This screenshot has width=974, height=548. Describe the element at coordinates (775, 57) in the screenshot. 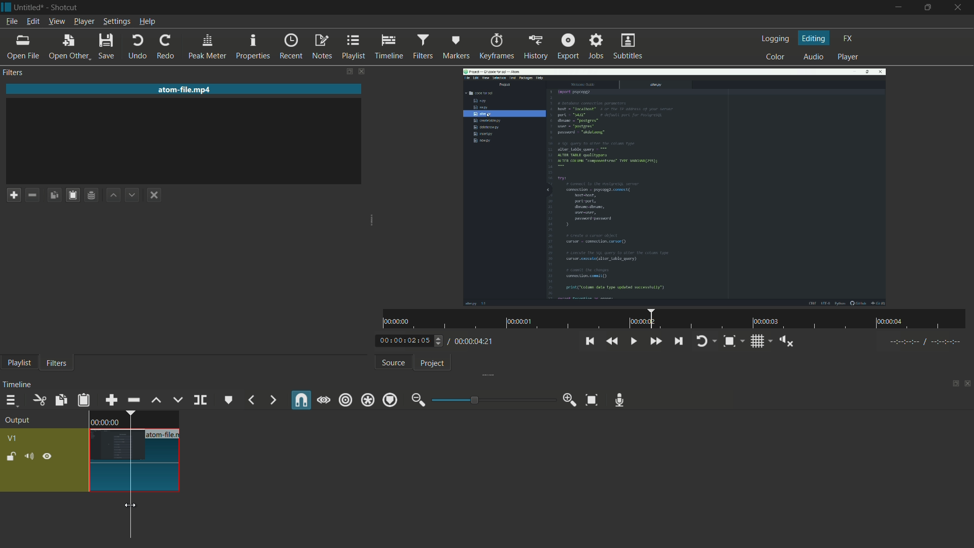

I see `color` at that location.